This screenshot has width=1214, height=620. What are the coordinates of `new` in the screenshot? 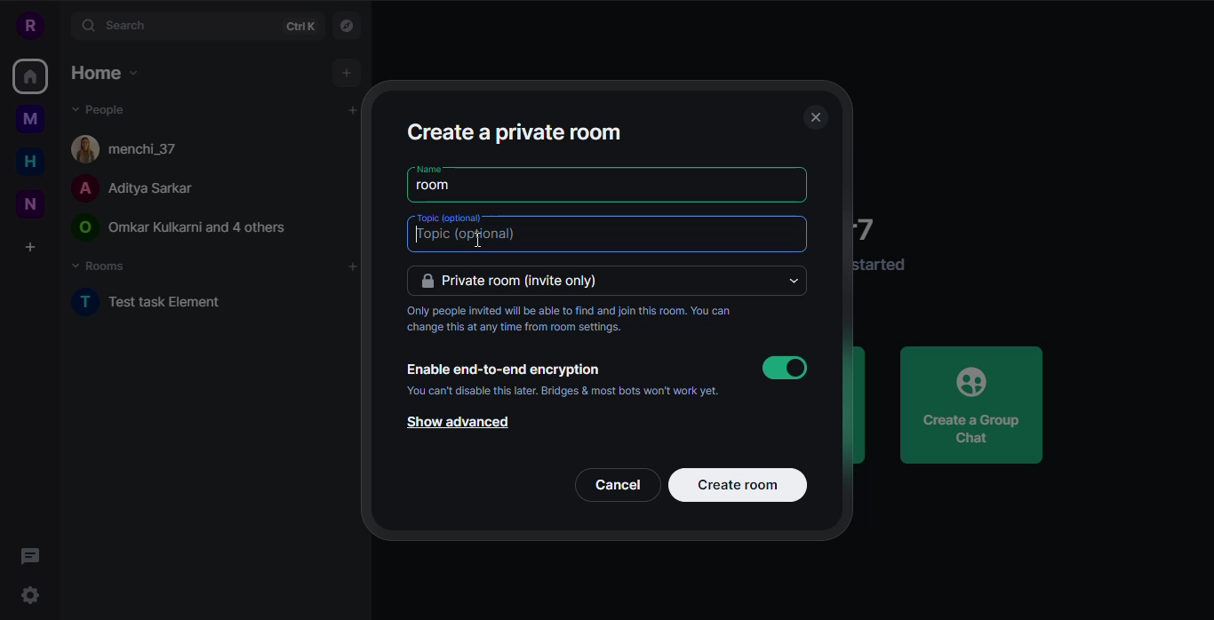 It's located at (31, 203).